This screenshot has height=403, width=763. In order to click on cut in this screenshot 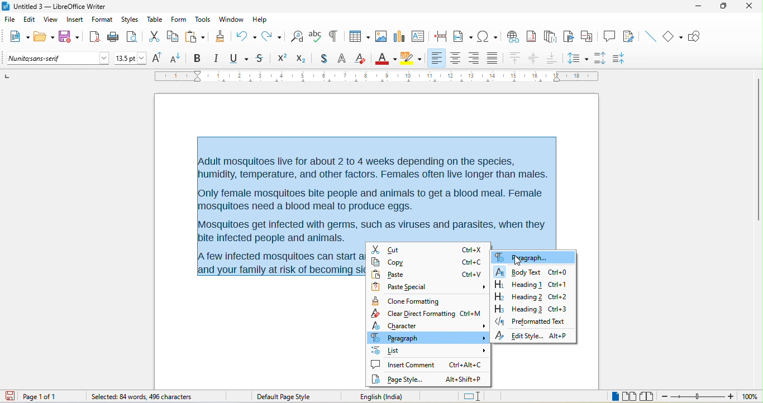, I will do `click(154, 37)`.